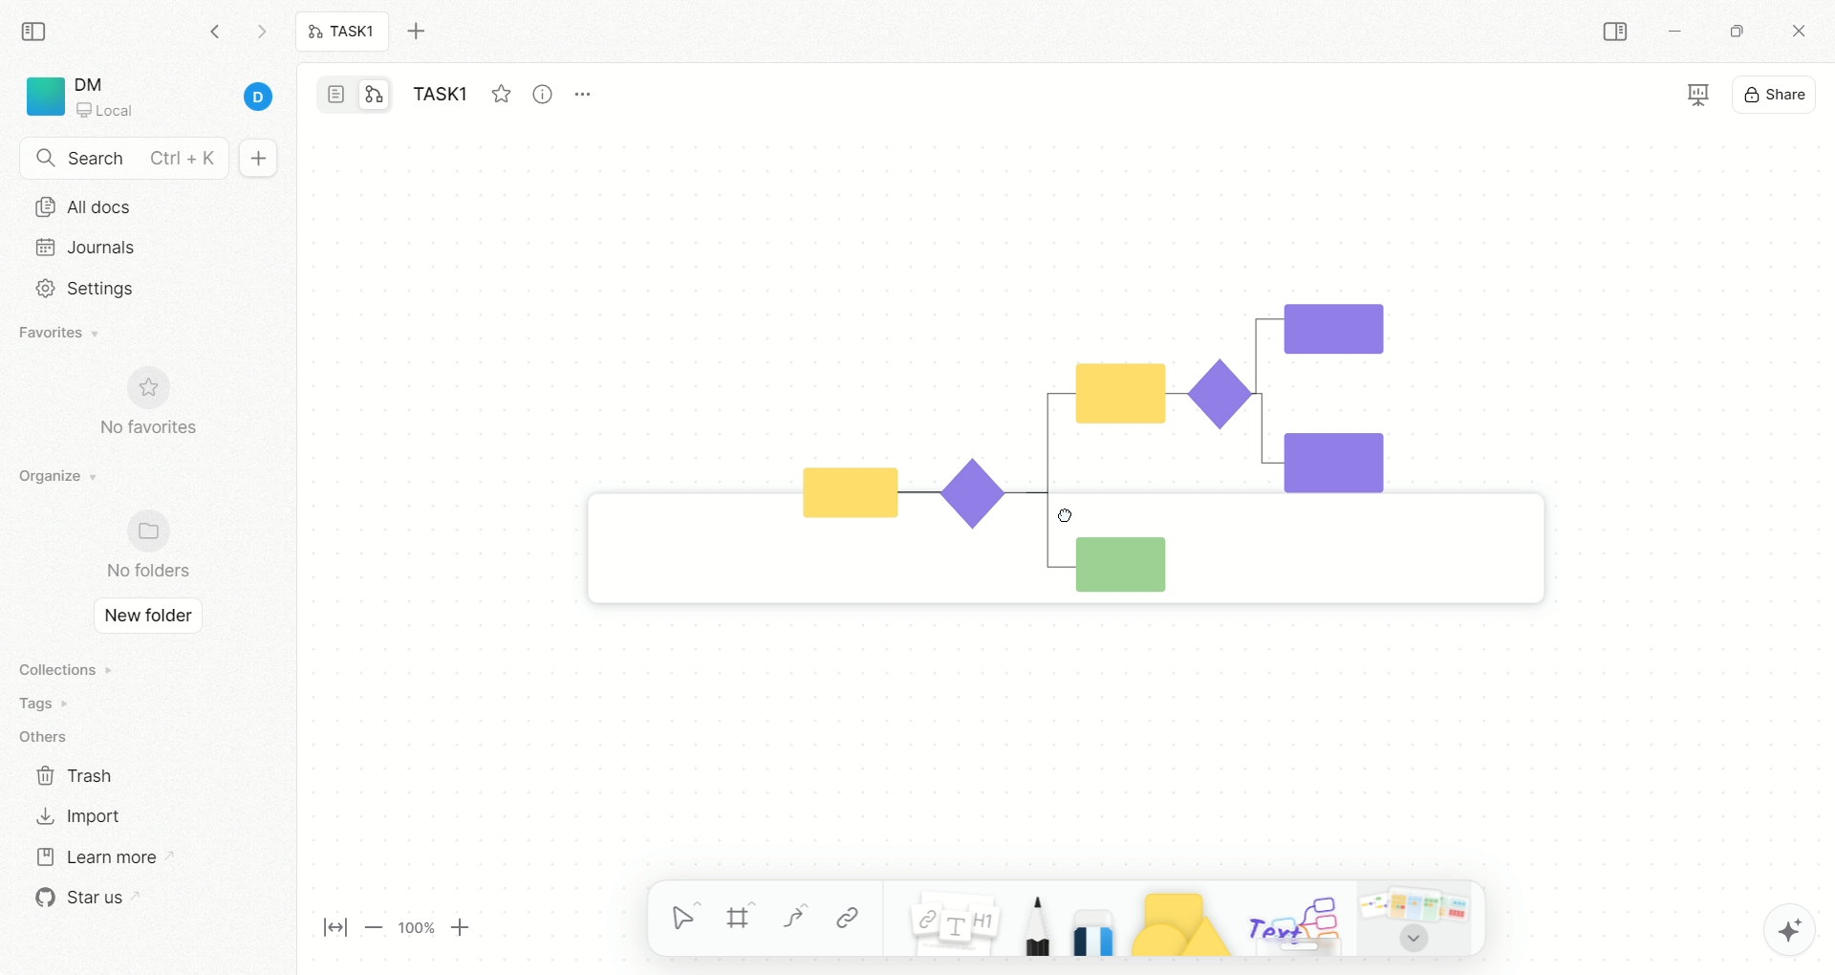 This screenshot has width=1835, height=975. What do you see at coordinates (62, 669) in the screenshot?
I see `collections` at bounding box center [62, 669].